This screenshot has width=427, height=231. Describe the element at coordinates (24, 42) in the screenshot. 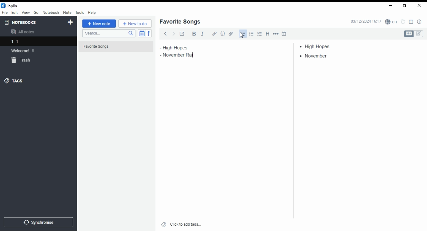

I see `notebook 1` at that location.